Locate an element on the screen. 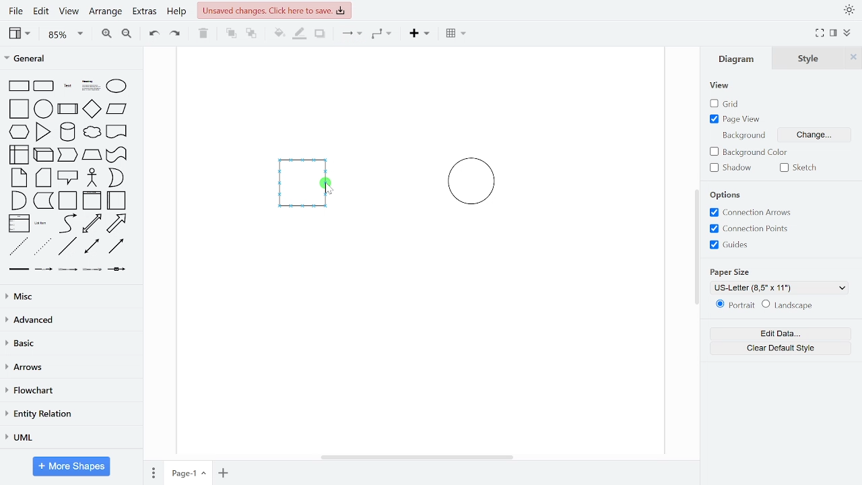  dashed line is located at coordinates (19, 247).